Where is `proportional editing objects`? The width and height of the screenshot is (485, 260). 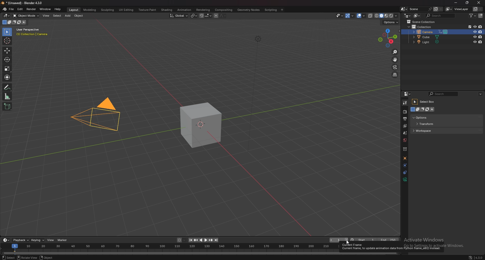
proportional editing objects is located at coordinates (215, 16).